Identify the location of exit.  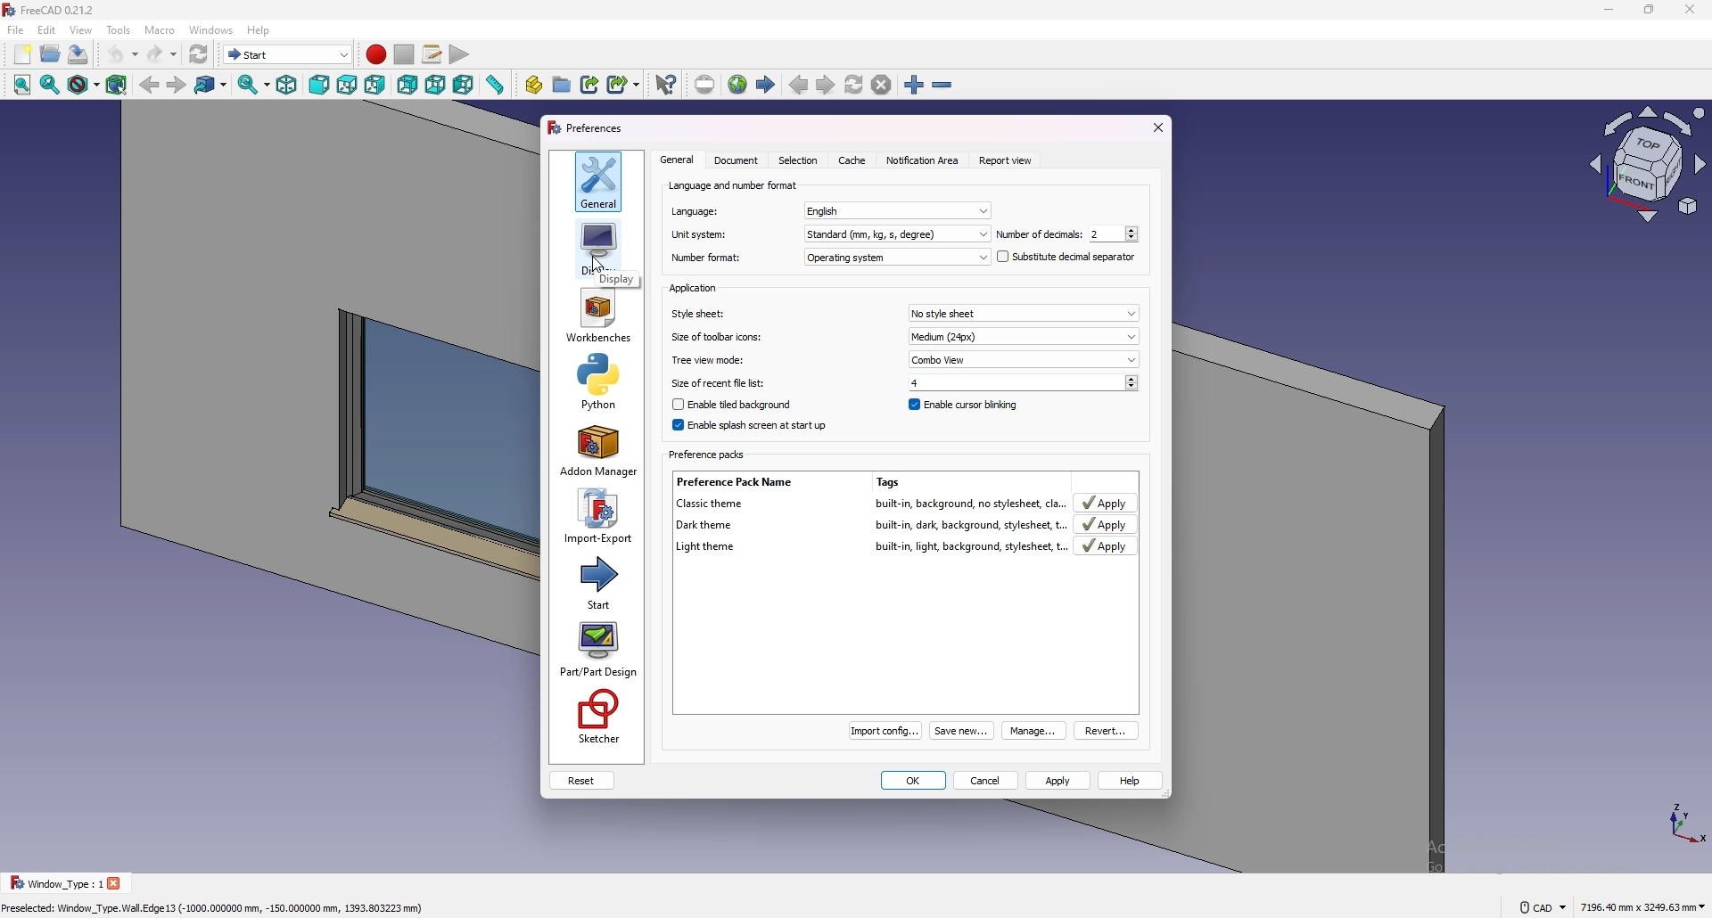
(1158, 126).